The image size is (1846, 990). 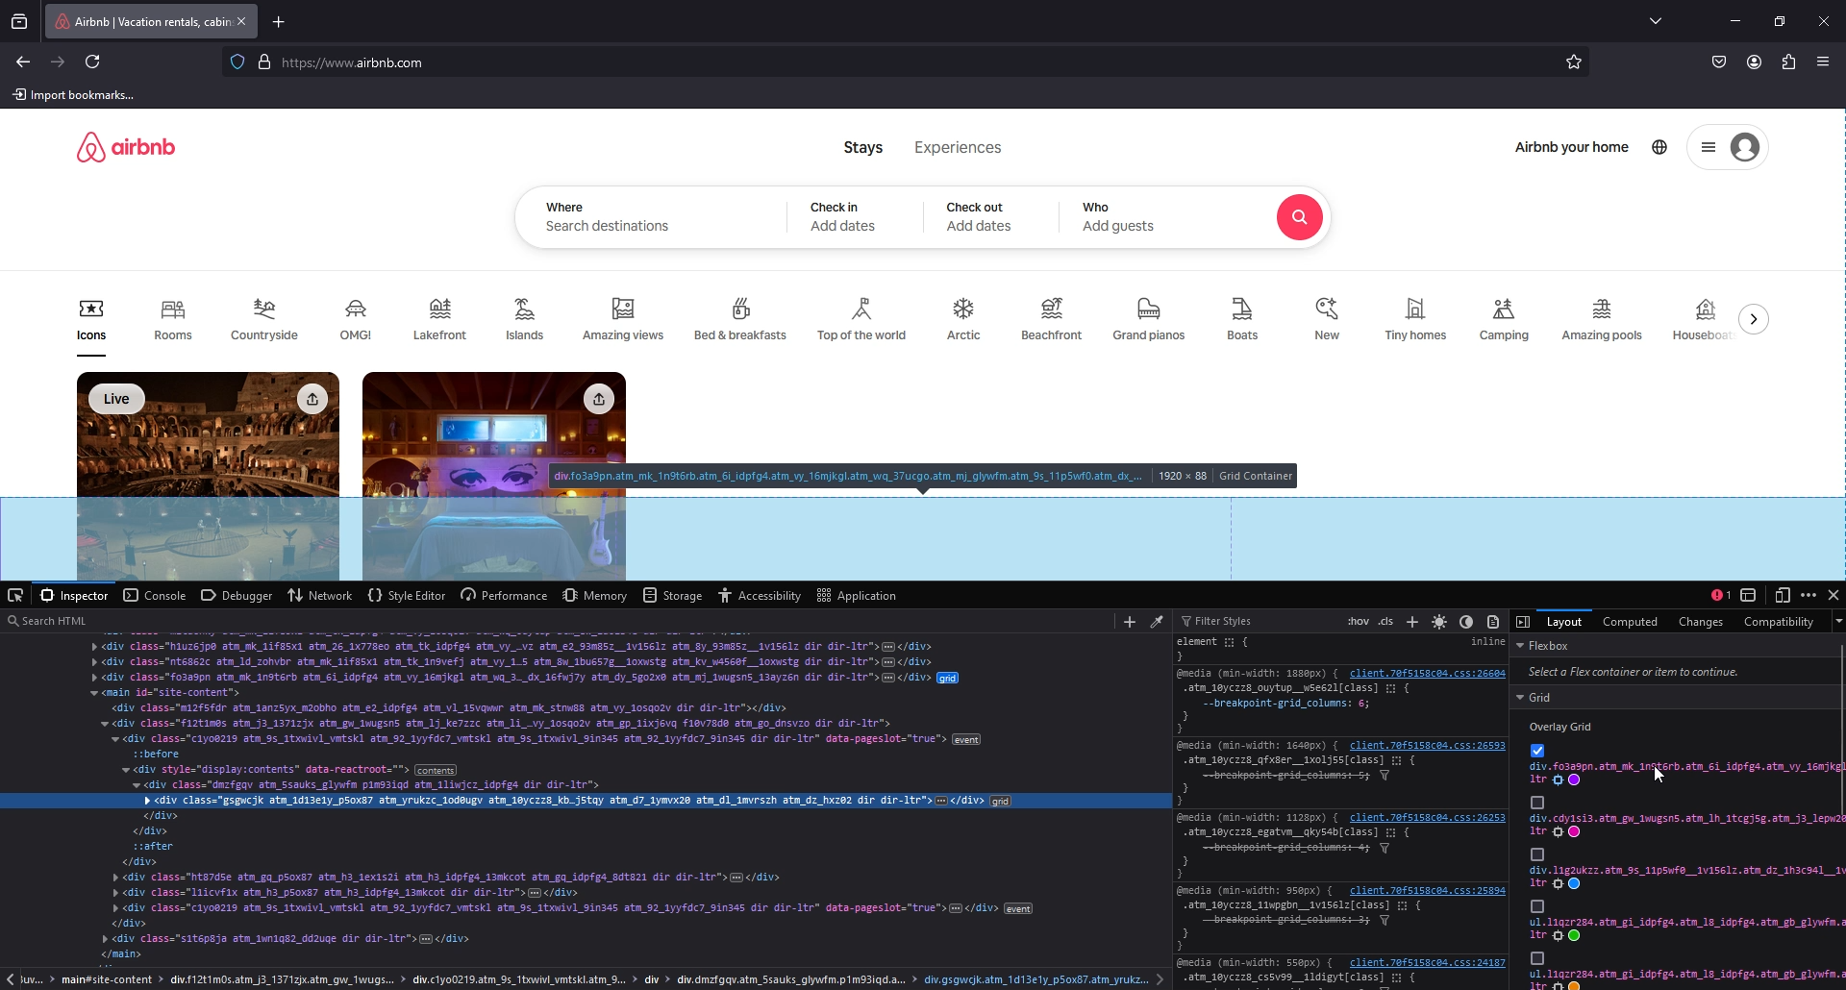 I want to click on changes, so click(x=1698, y=621).